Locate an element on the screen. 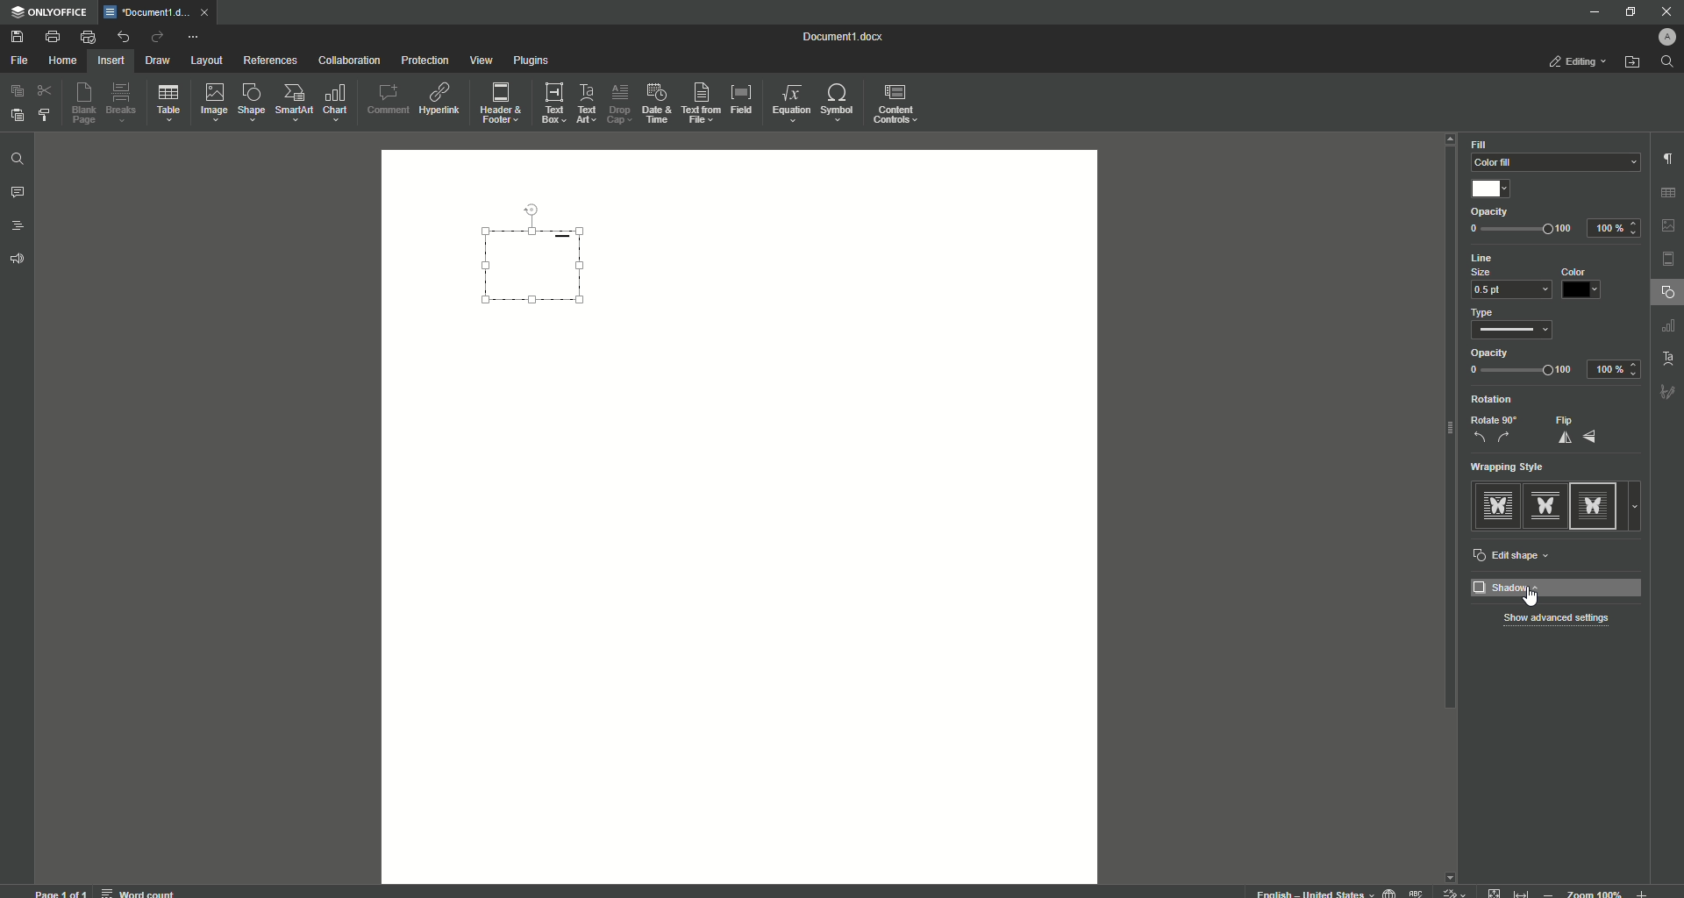 The image size is (1684, 898). Black  Color is located at coordinates (1582, 284).